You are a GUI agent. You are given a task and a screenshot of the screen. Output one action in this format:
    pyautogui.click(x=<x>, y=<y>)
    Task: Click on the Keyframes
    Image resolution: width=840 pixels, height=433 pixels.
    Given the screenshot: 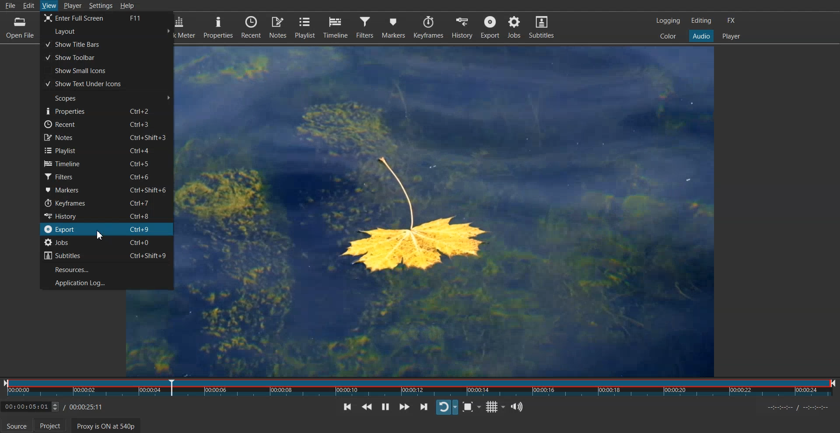 What is the action you would take?
    pyautogui.click(x=428, y=27)
    